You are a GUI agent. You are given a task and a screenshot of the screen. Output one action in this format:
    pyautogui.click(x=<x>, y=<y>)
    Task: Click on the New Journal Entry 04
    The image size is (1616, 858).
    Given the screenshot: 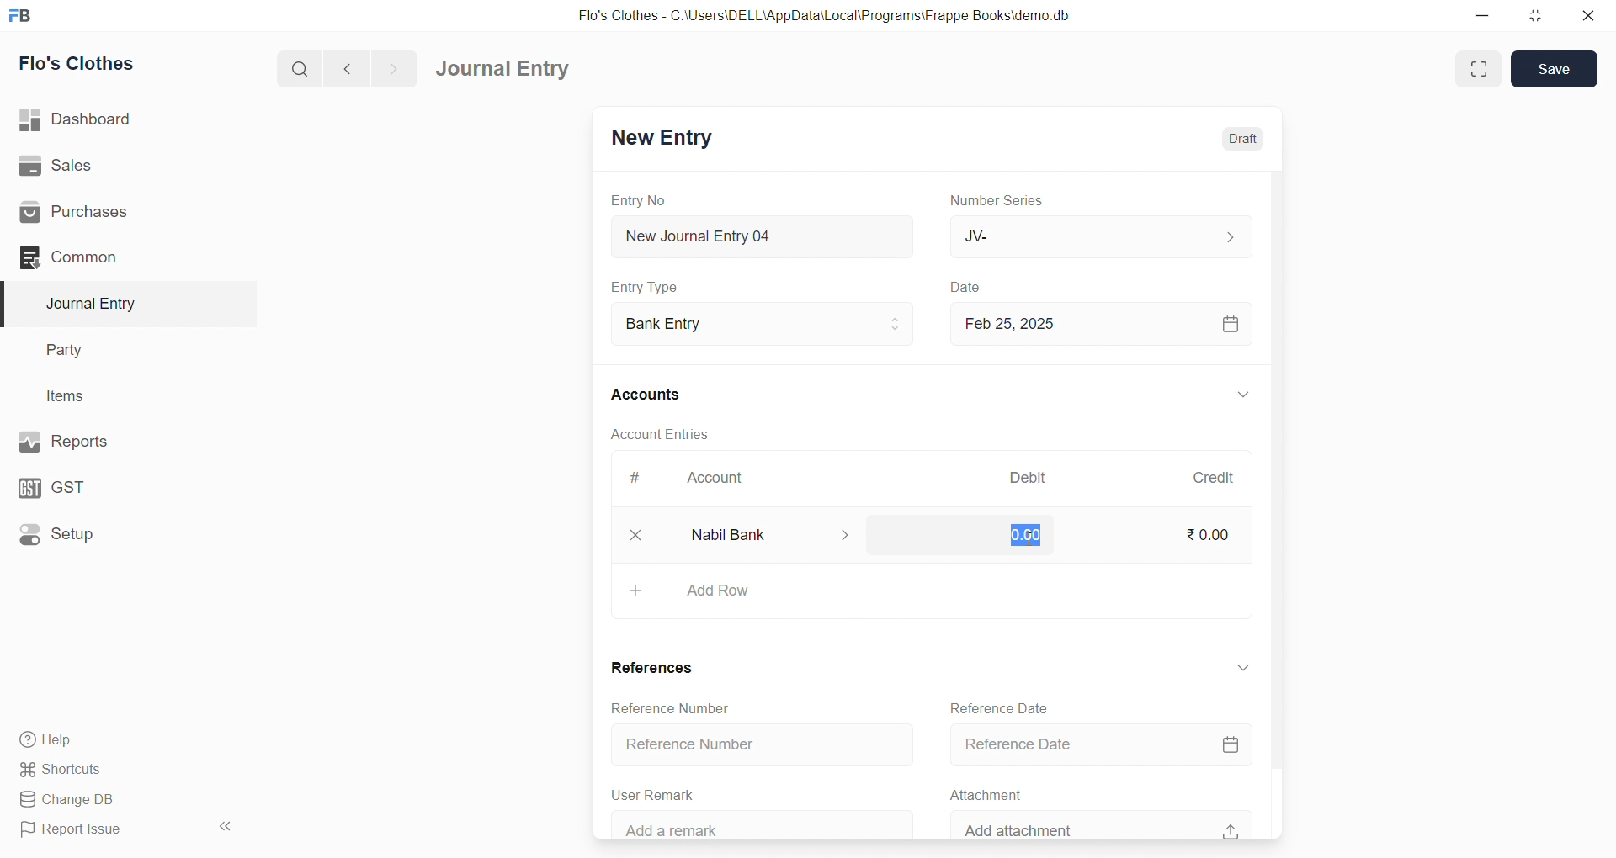 What is the action you would take?
    pyautogui.click(x=758, y=236)
    